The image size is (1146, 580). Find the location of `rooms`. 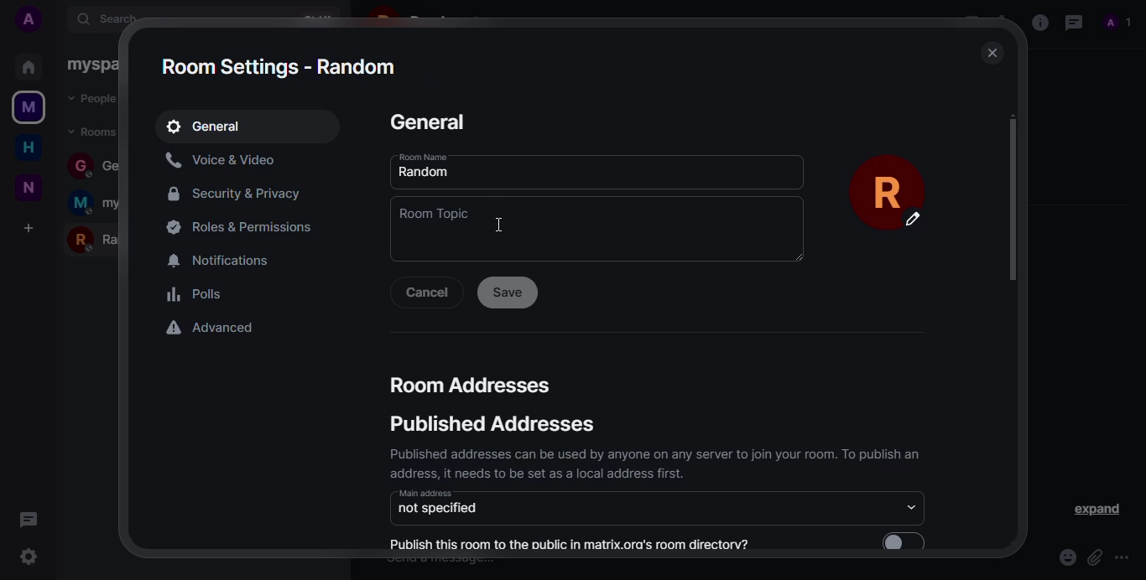

rooms is located at coordinates (95, 131).